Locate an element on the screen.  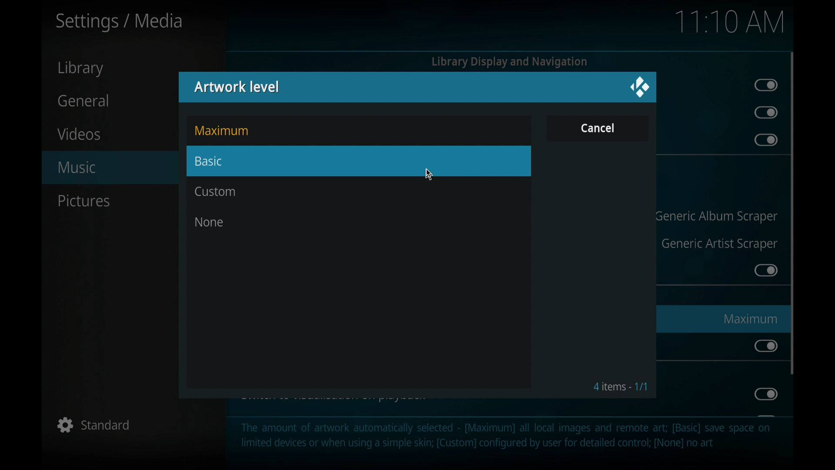
artwork level is located at coordinates (237, 86).